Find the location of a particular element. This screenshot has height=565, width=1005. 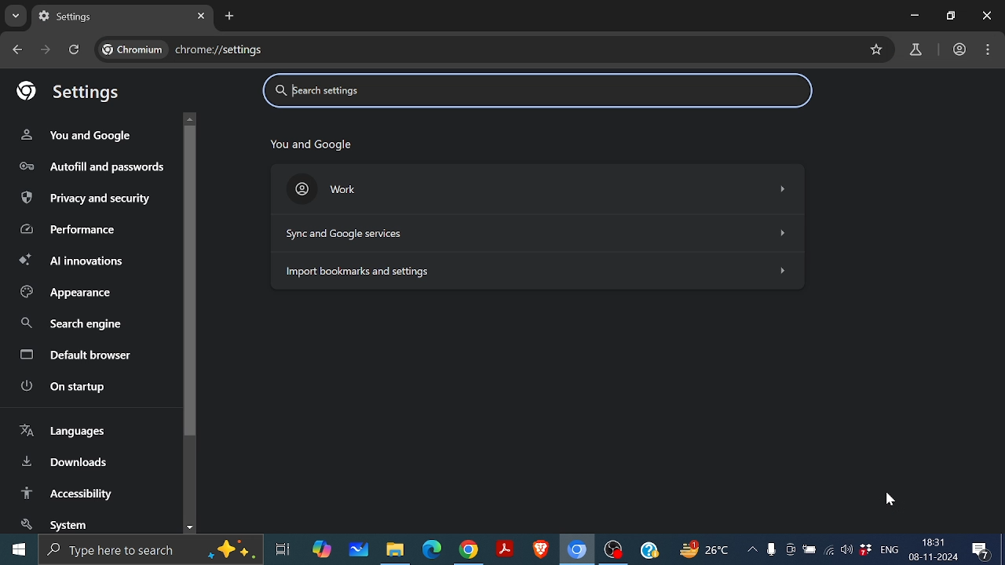

connection is located at coordinates (829, 552).